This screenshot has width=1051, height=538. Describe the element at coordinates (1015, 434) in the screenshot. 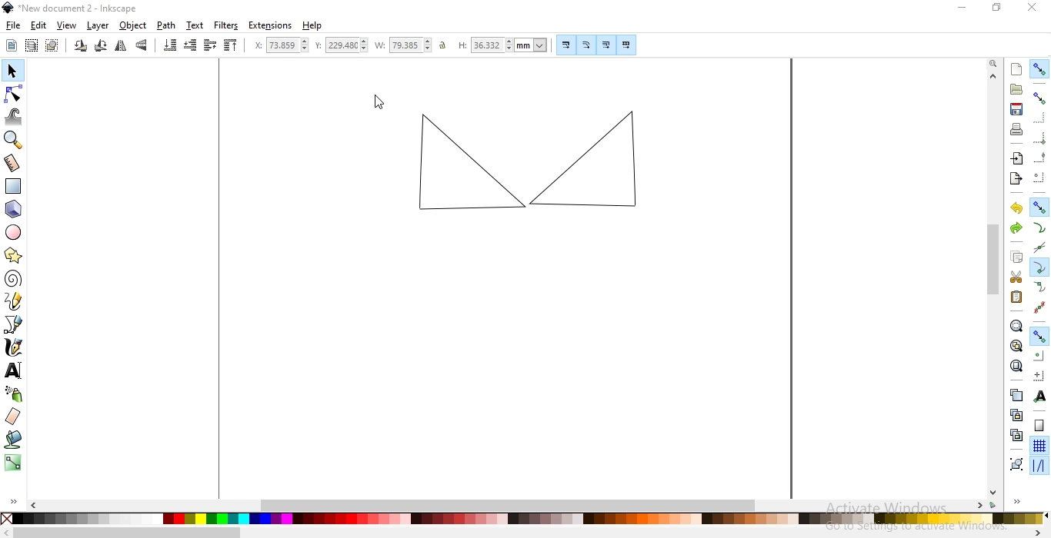

I see `cut the selected clone` at that location.